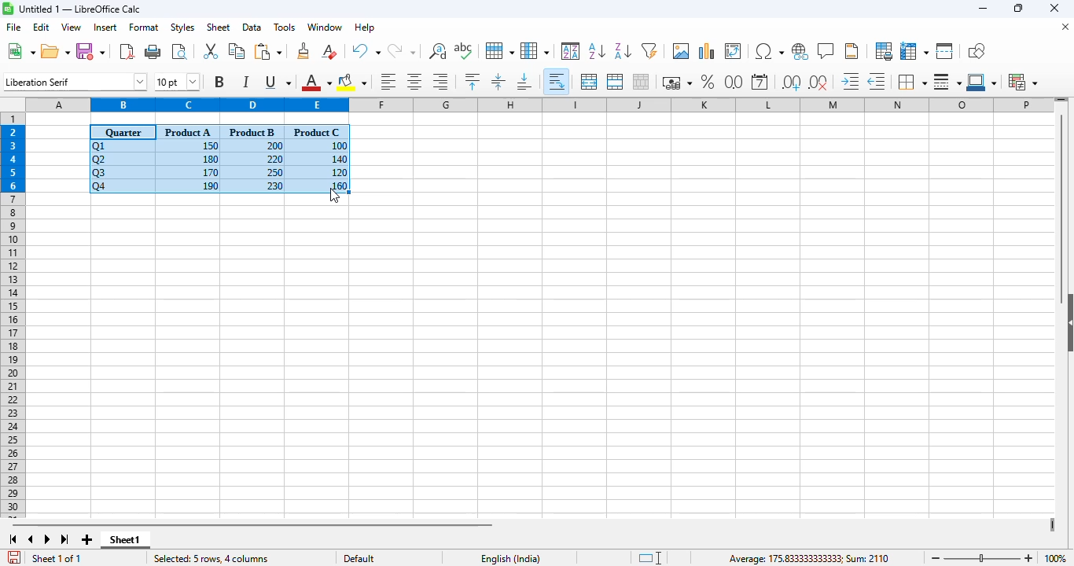 The image size is (1074, 566). Describe the element at coordinates (252, 27) in the screenshot. I see `data` at that location.